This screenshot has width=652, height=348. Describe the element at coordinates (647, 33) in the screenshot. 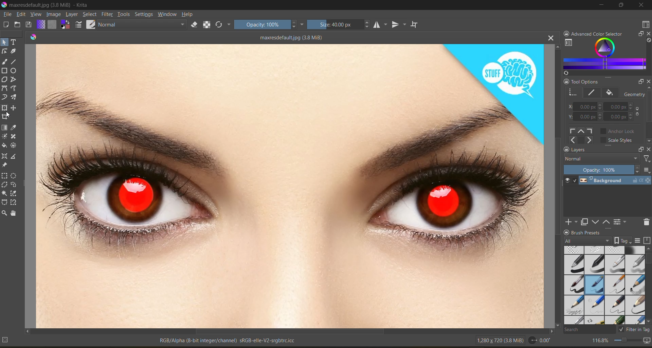

I see `close docker` at that location.